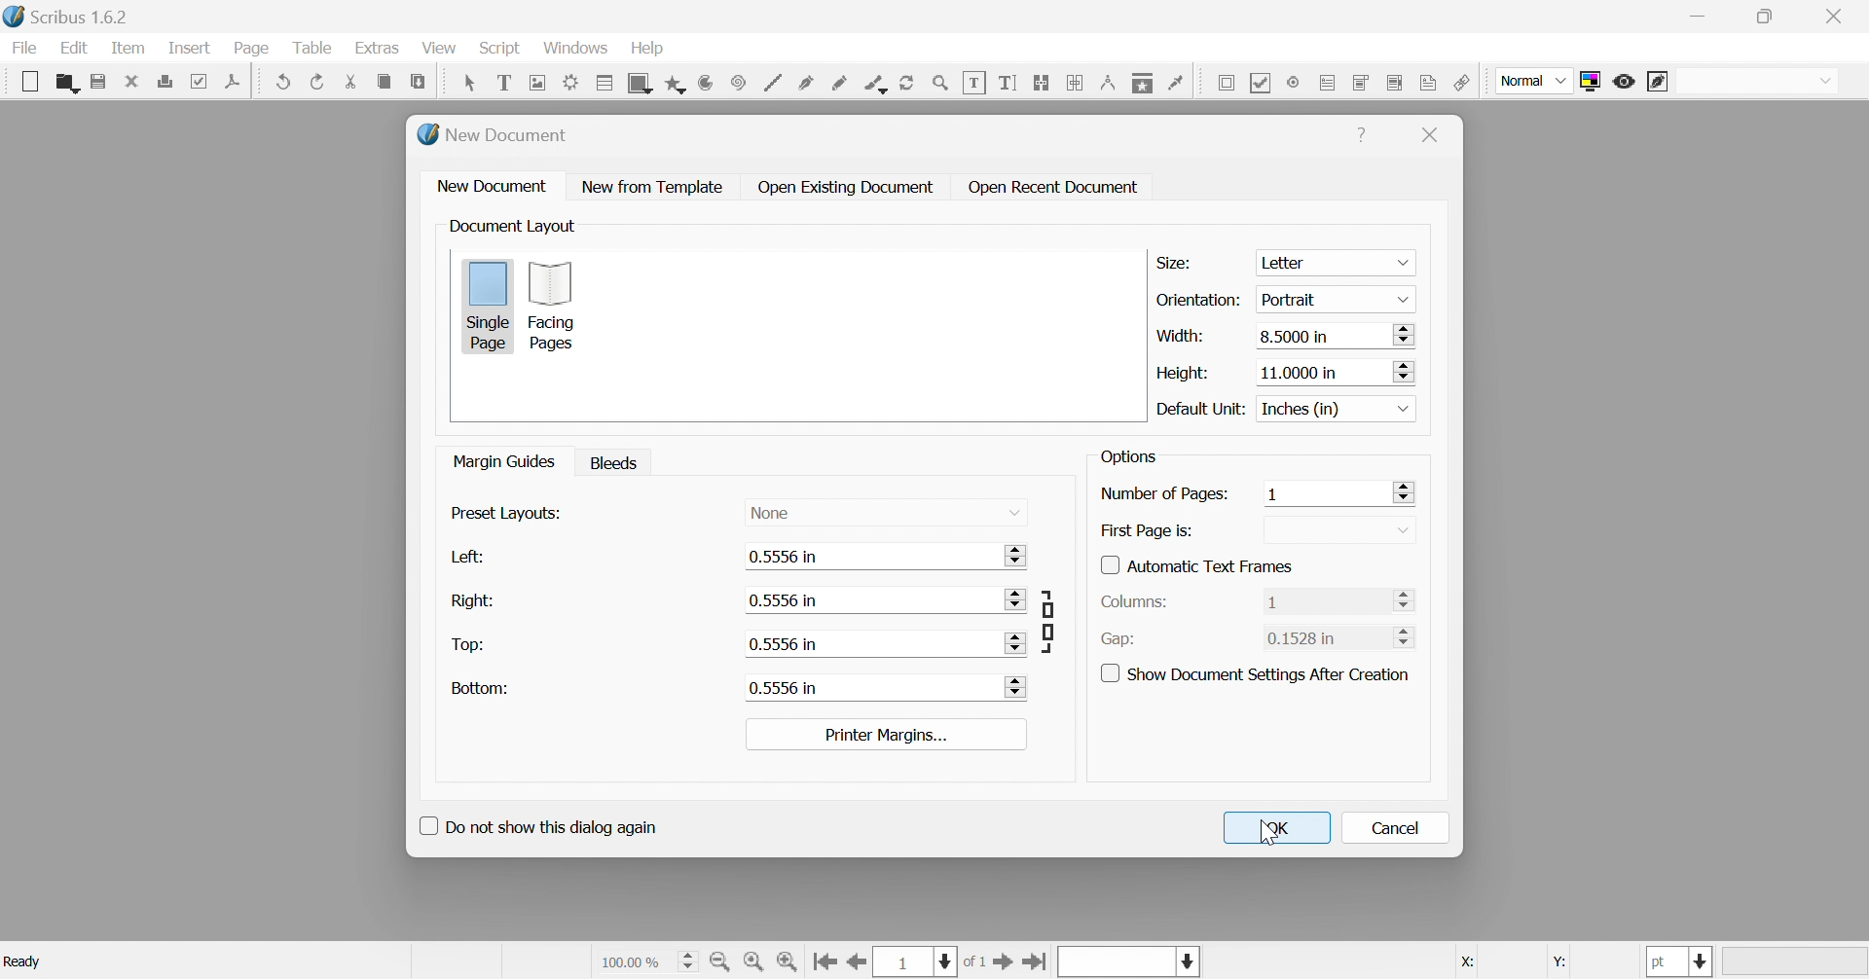 This screenshot has width=1869, height=979. I want to click on zoom in / zoom out, so click(940, 83).